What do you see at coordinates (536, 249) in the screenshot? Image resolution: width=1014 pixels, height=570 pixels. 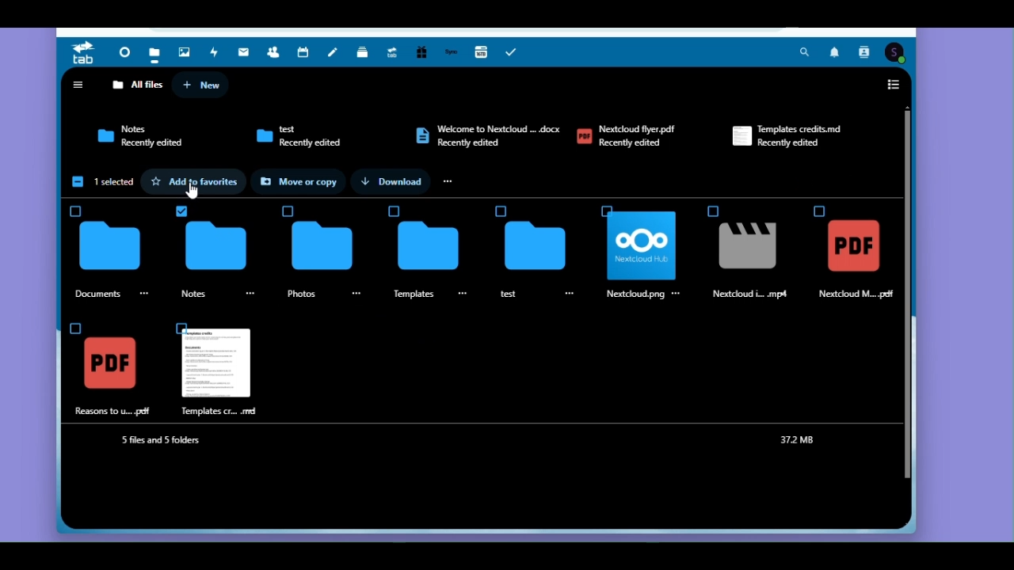 I see `Icon` at bounding box center [536, 249].